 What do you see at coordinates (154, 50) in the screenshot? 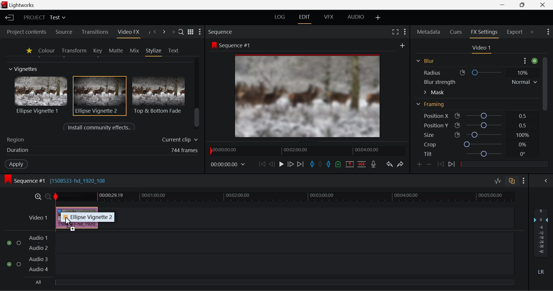
I see `Stylize Panel Open` at bounding box center [154, 50].